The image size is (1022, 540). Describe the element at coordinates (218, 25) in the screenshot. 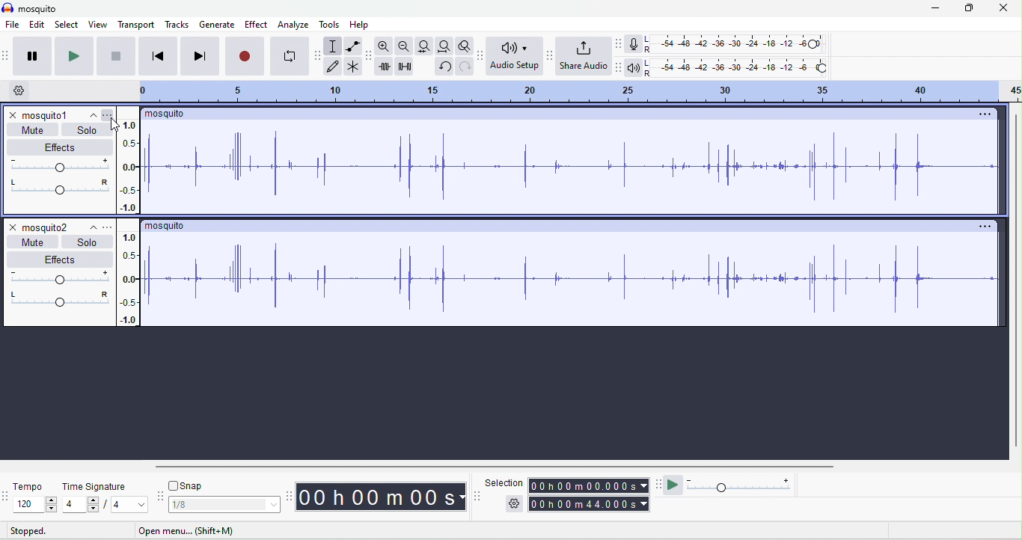

I see `generate` at that location.